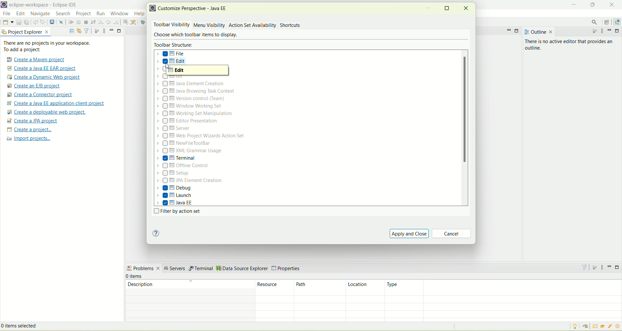  Describe the element at coordinates (156, 234) in the screenshot. I see `help` at that location.